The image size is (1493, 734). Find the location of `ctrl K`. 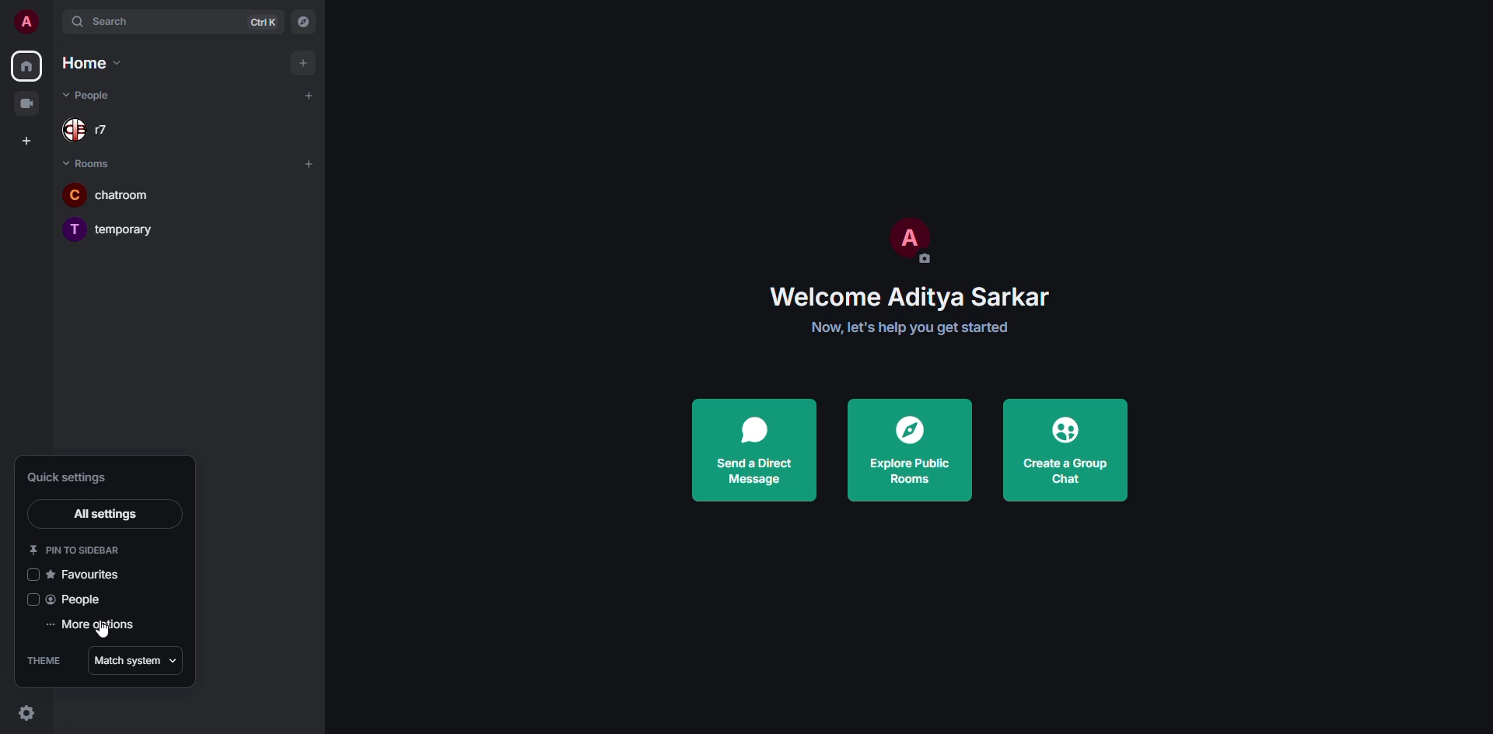

ctrl K is located at coordinates (264, 23).